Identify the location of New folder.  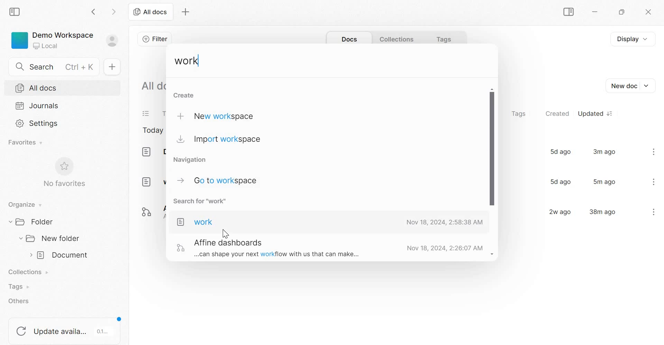
(50, 238).